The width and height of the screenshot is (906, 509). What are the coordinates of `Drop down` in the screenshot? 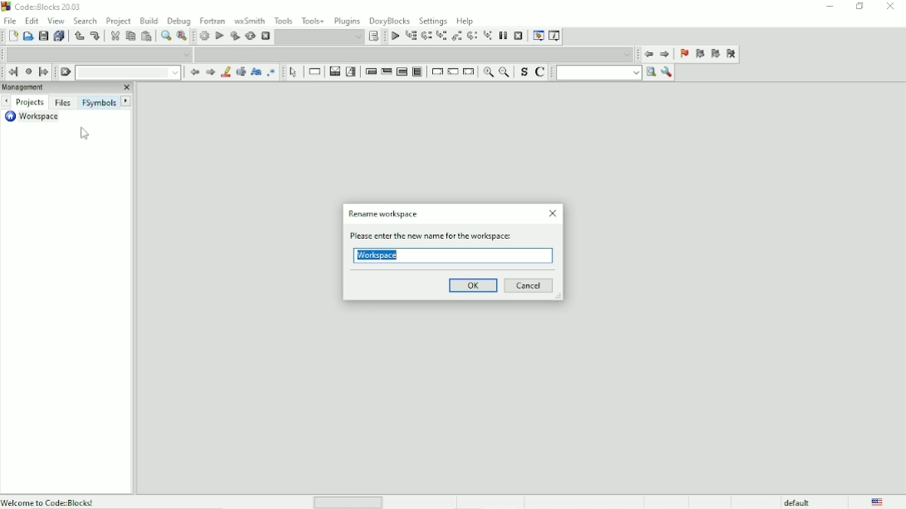 It's located at (416, 54).